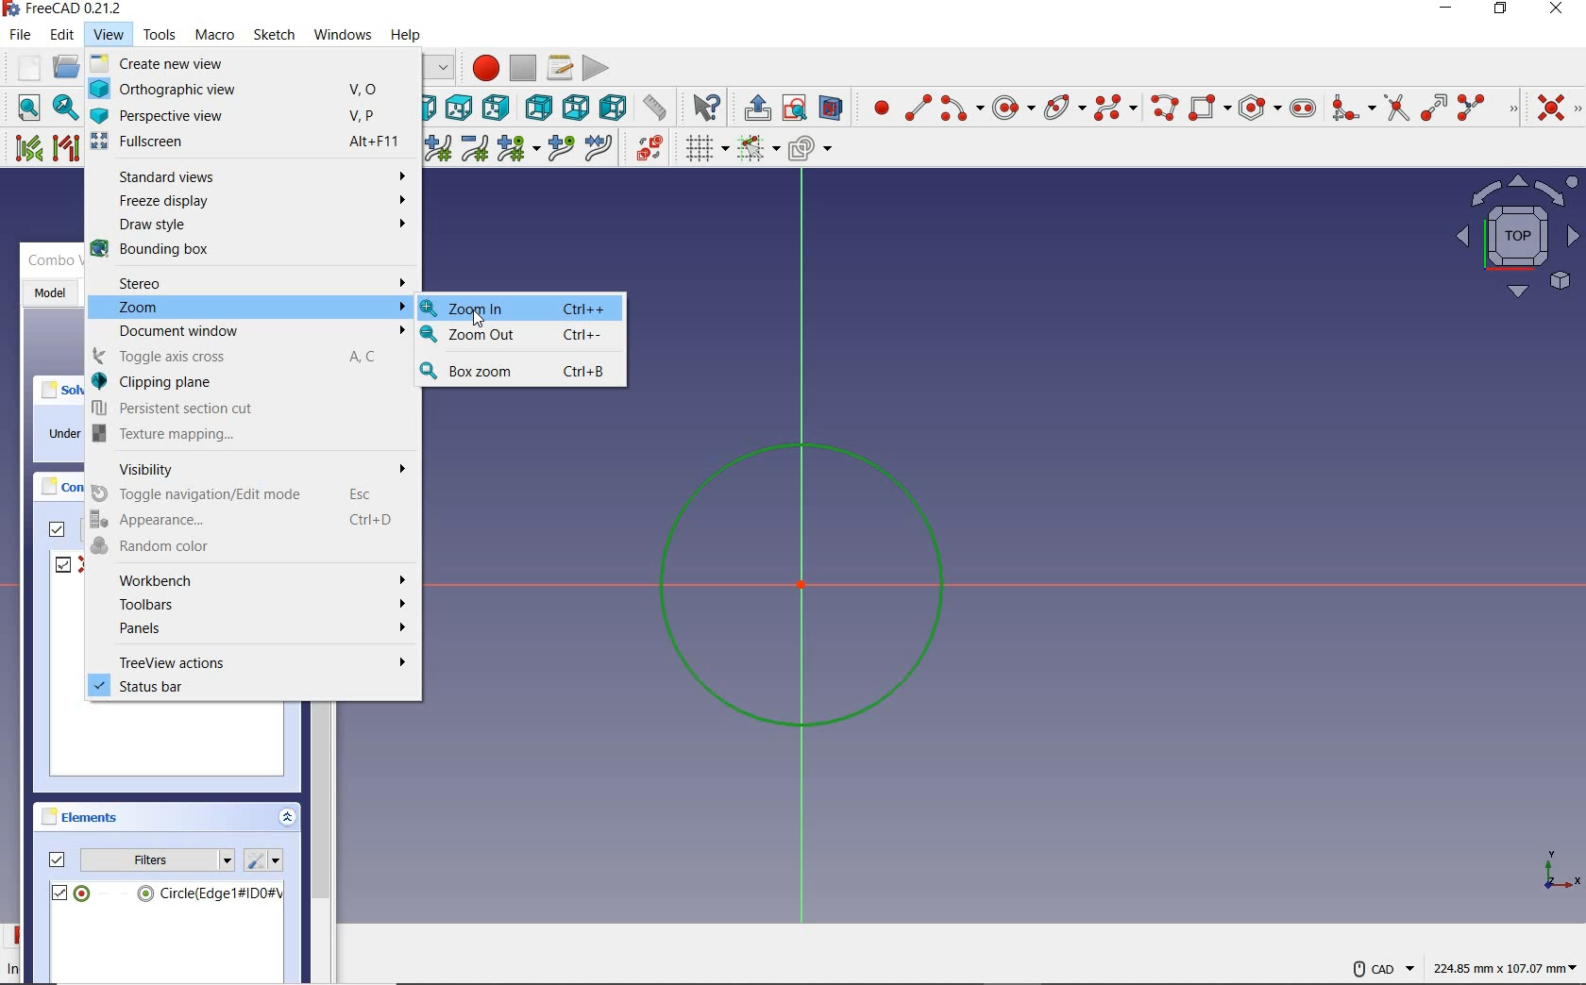 The image size is (1586, 985). Describe the element at coordinates (753, 106) in the screenshot. I see `leave sketch` at that location.